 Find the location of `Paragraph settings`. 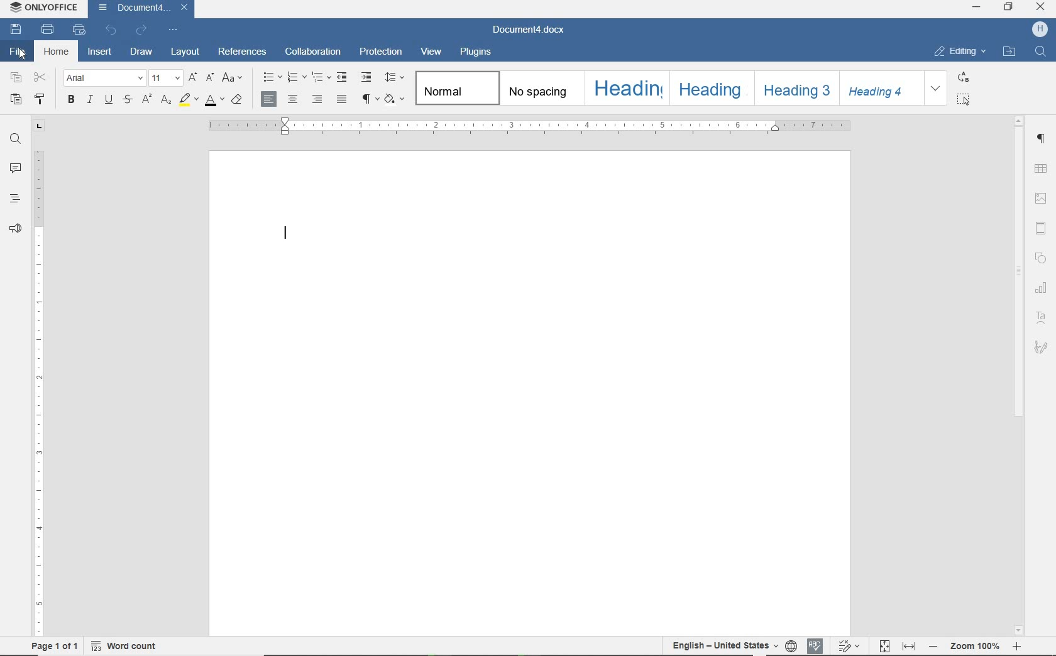

Paragraph settings is located at coordinates (1042, 139).